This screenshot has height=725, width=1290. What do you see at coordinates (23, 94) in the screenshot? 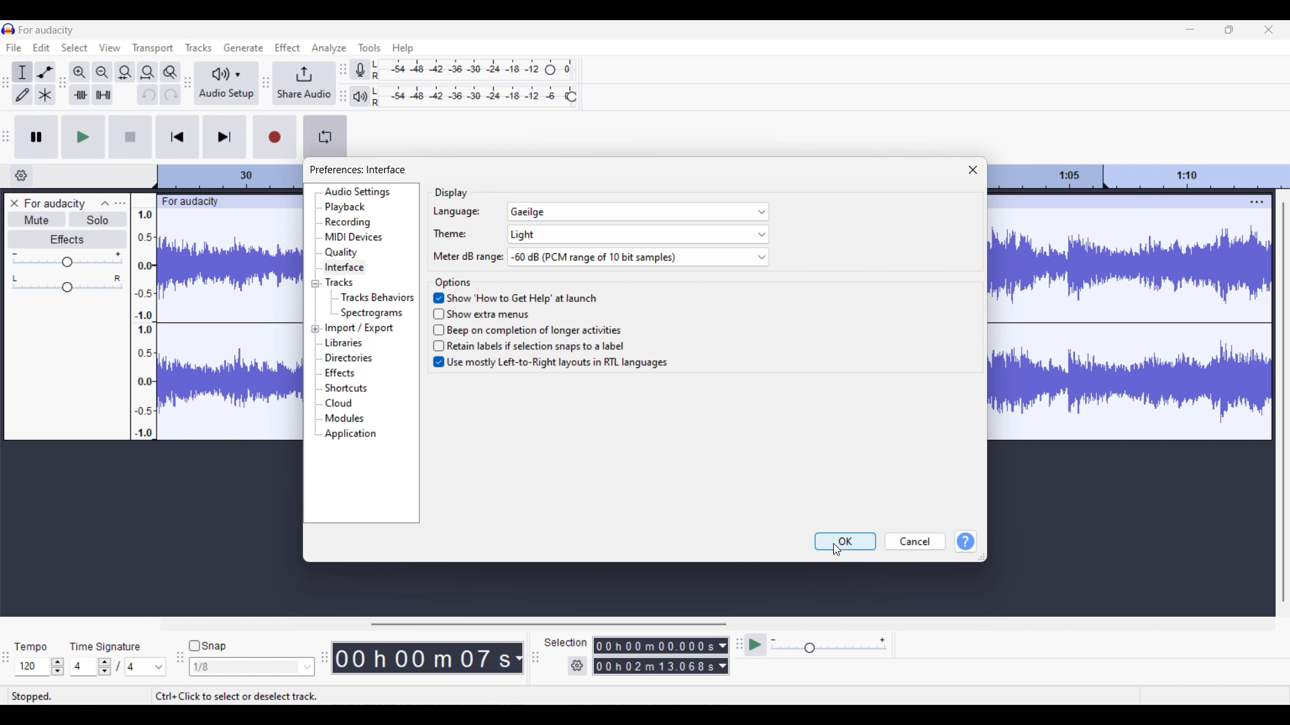
I see `Draw tool` at bounding box center [23, 94].